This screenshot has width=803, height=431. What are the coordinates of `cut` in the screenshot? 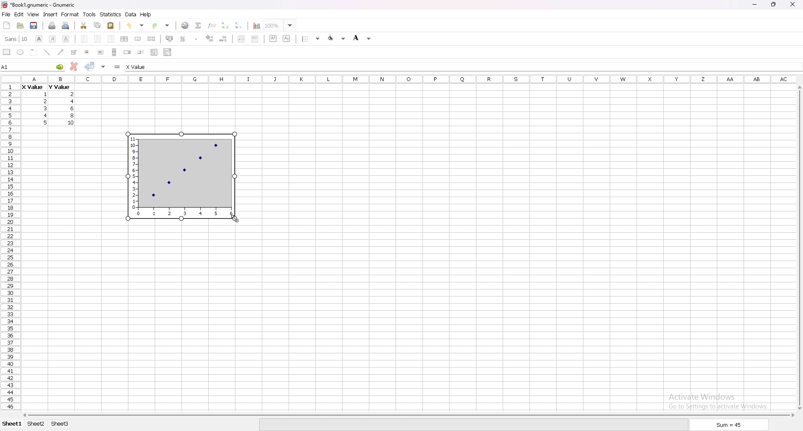 It's located at (84, 25).